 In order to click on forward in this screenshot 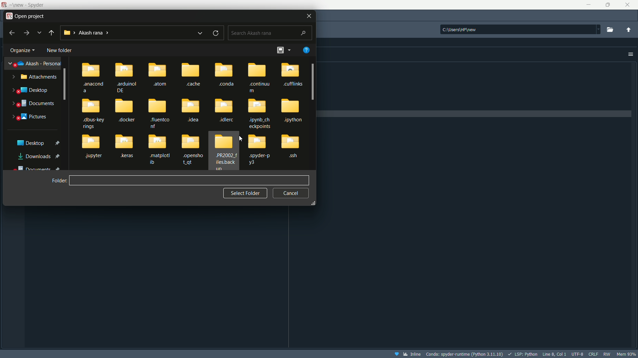, I will do `click(27, 33)`.